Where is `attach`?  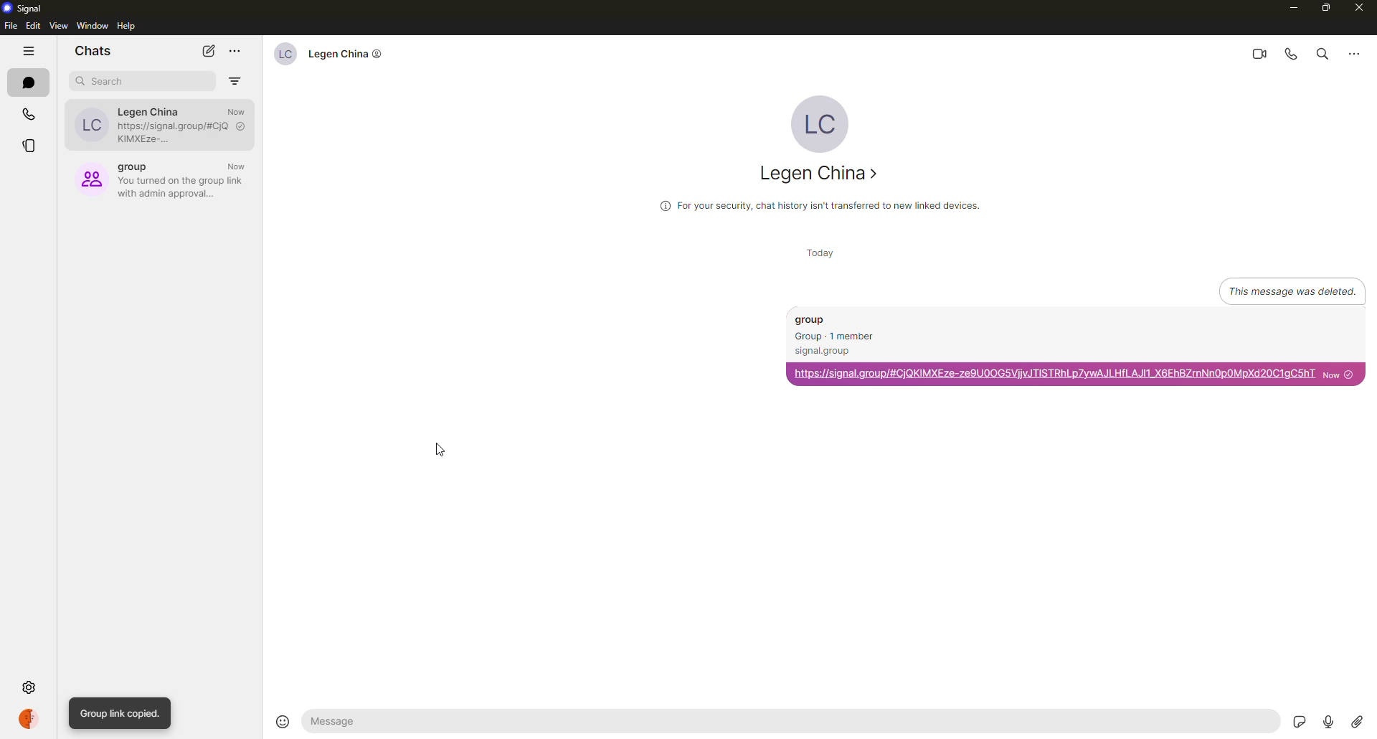 attach is located at coordinates (1357, 718).